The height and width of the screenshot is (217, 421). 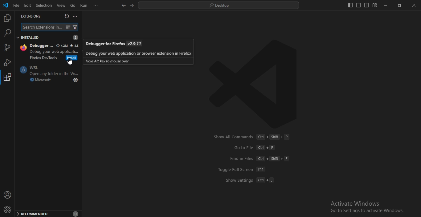 I want to click on file, so click(x=16, y=5).